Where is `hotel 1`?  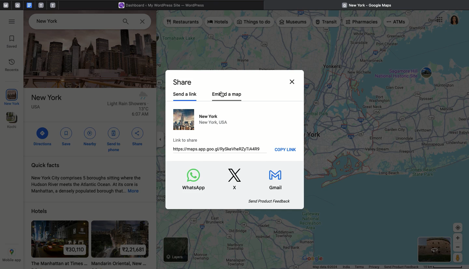 hotel 1 is located at coordinates (60, 241).